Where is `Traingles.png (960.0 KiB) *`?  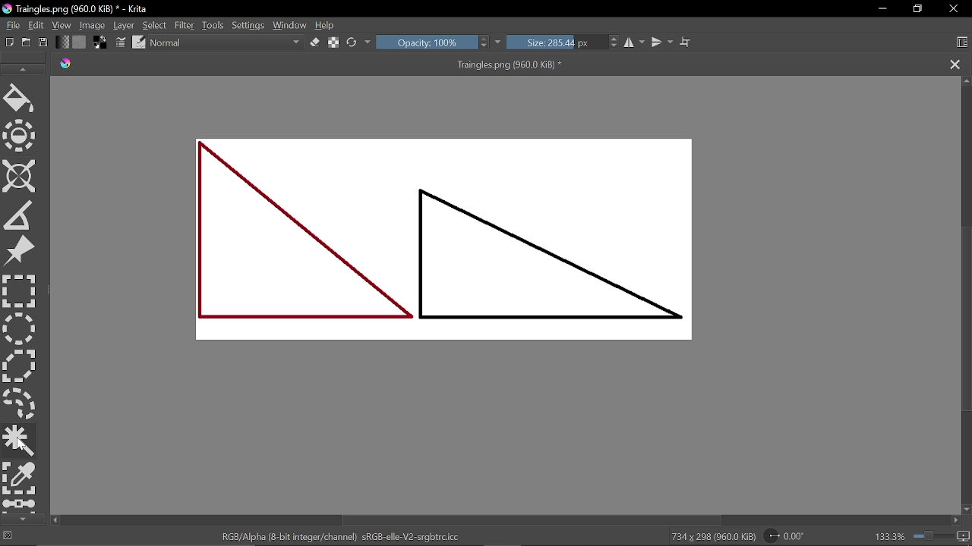 Traingles.png (960.0 KiB) * is located at coordinates (510, 64).